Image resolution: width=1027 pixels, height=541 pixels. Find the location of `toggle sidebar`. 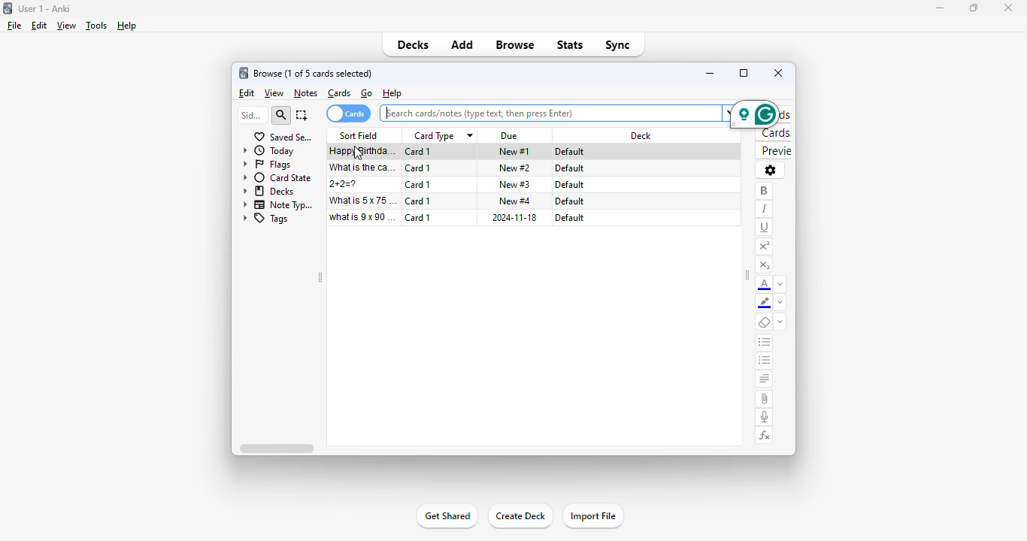

toggle sidebar is located at coordinates (320, 277).